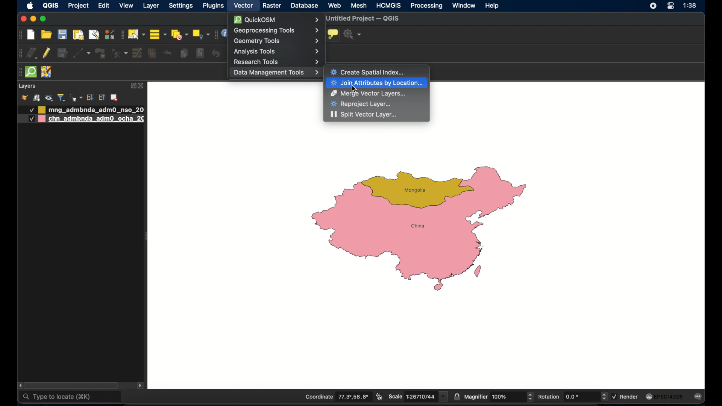 The height and width of the screenshot is (406, 722). Describe the element at coordinates (379, 397) in the screenshot. I see `toggle mouse extents and display position` at that location.